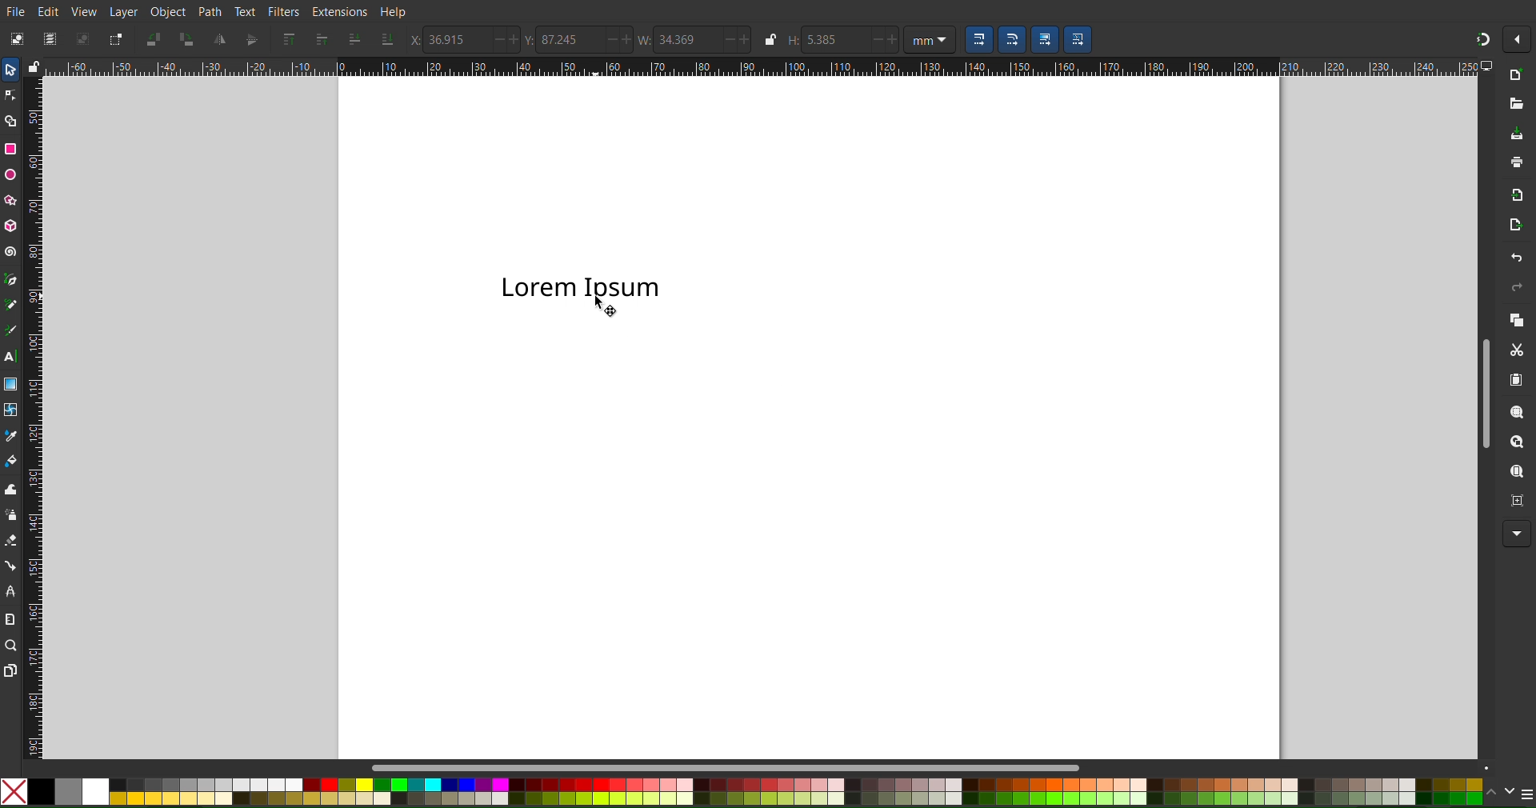 The height and width of the screenshot is (808, 1536). I want to click on Redo, so click(1515, 290).